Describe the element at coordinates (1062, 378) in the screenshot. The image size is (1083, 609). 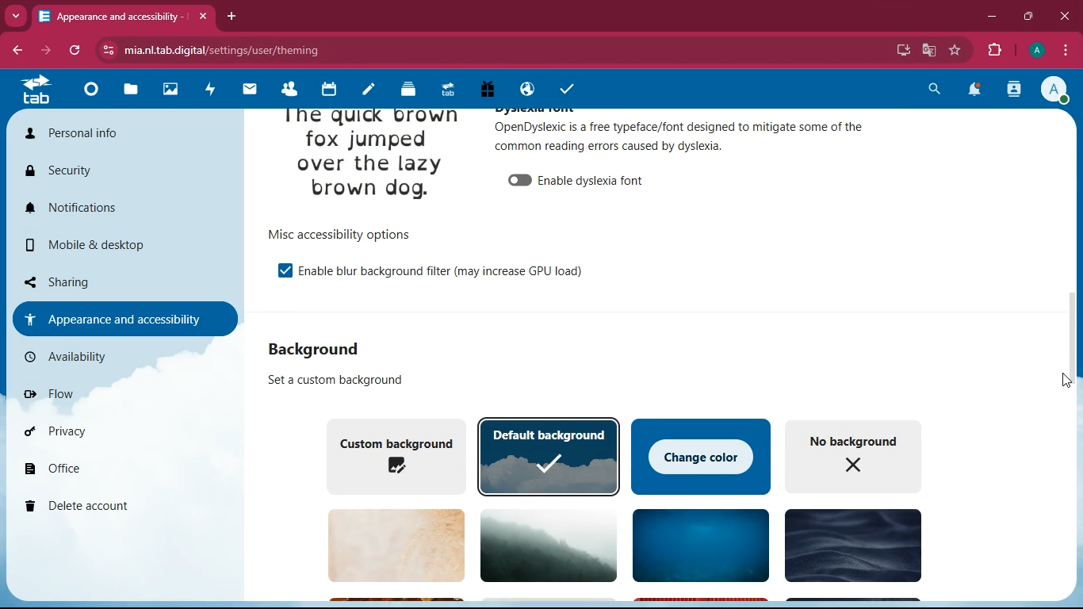
I see `cursor` at that location.